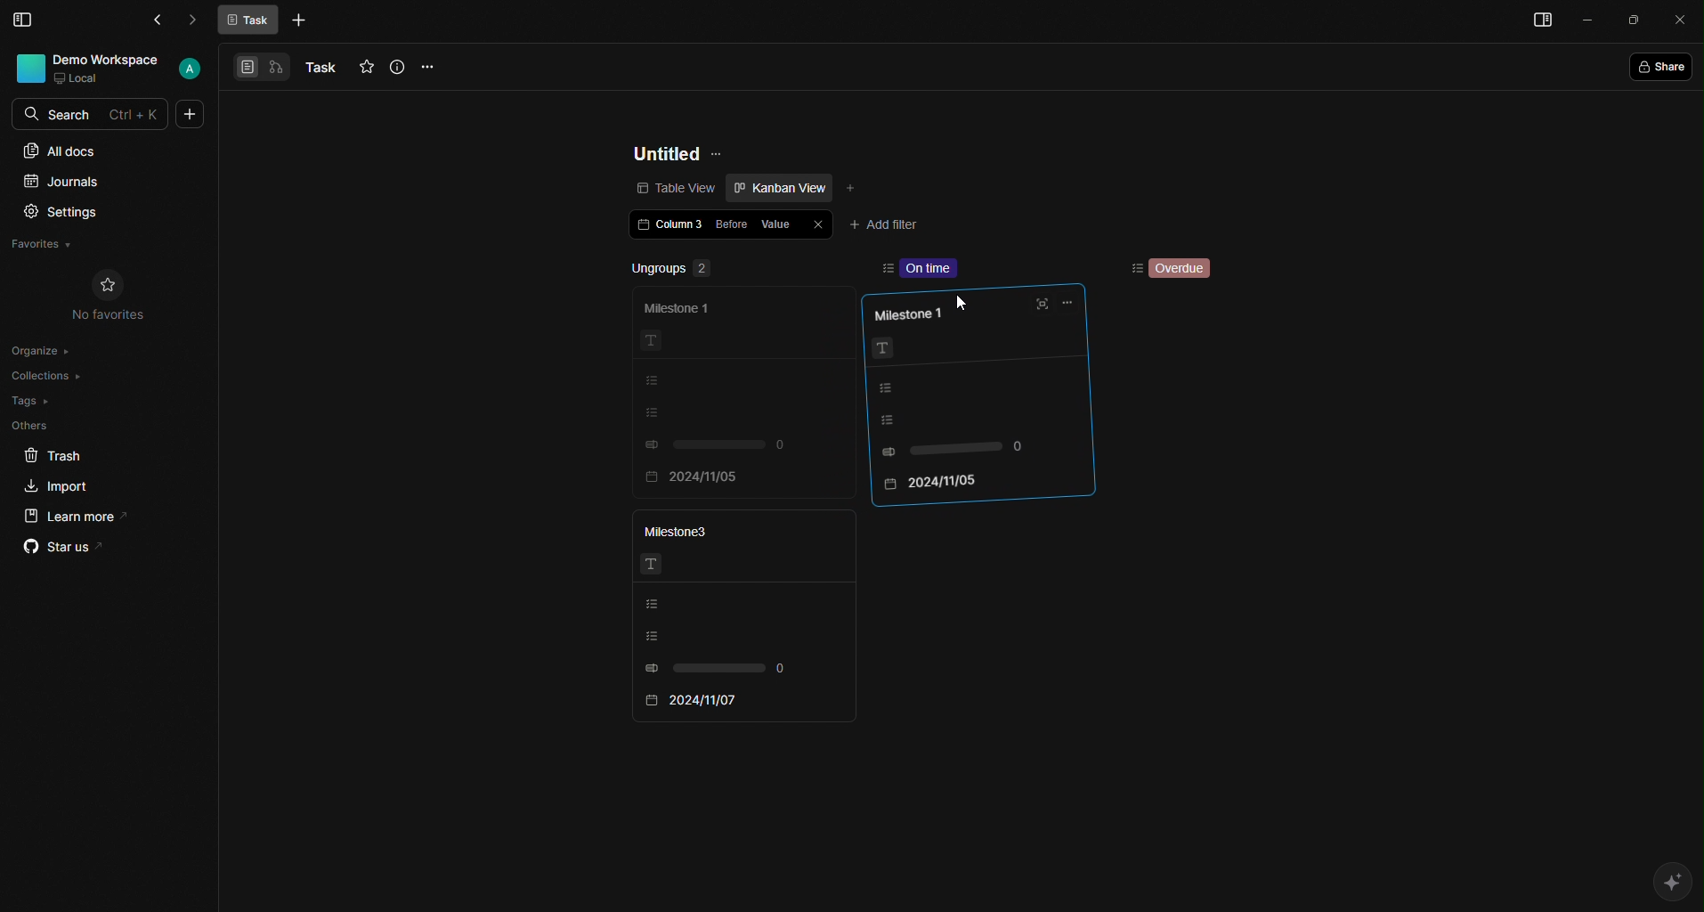  What do you see at coordinates (1538, 22) in the screenshot?
I see `Menu bar` at bounding box center [1538, 22].